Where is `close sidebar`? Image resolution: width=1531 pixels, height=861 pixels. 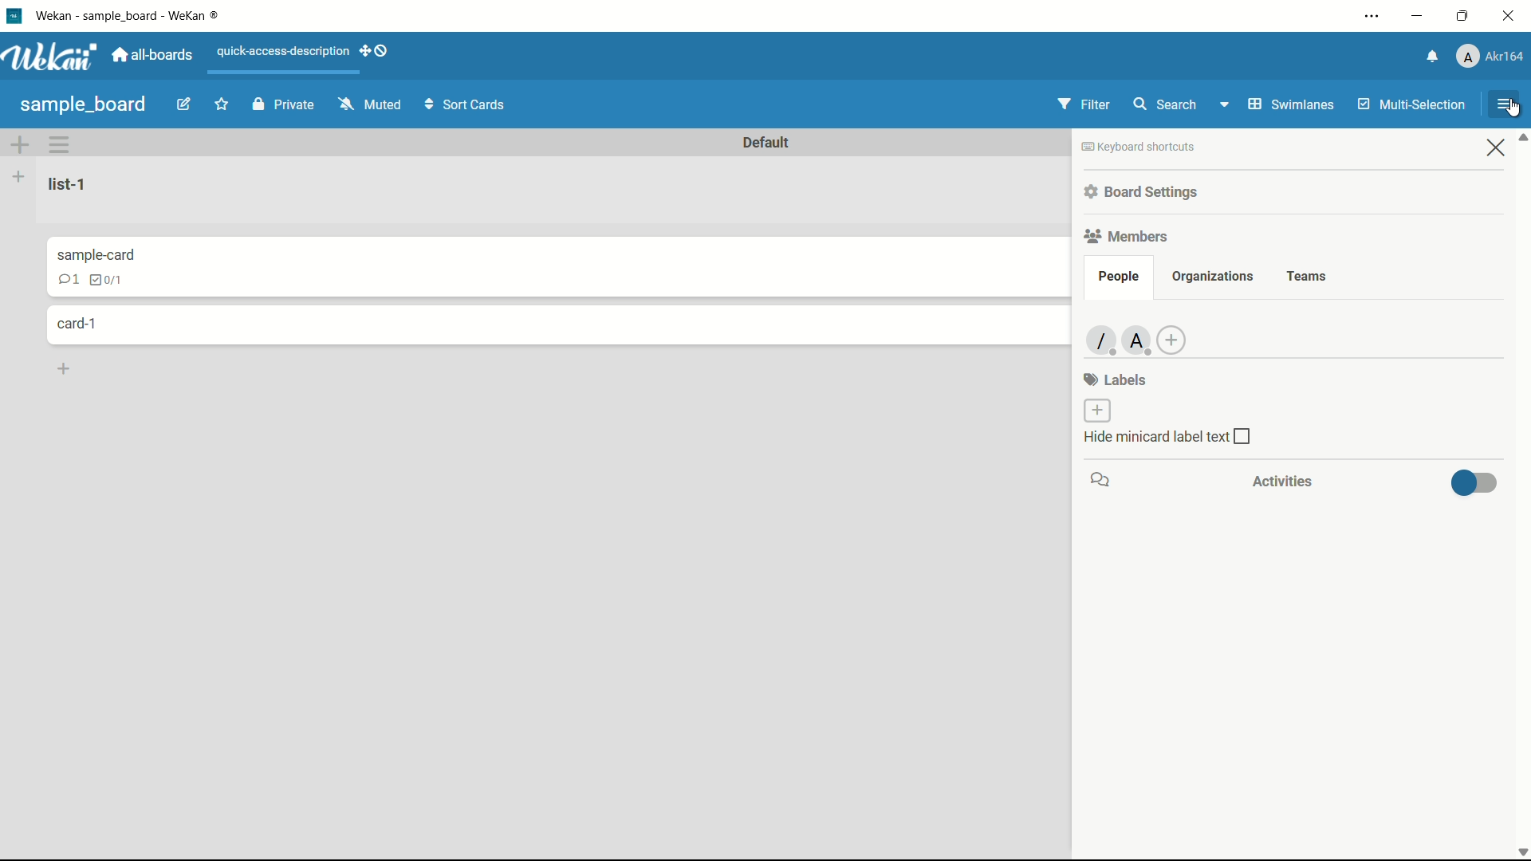 close sidebar is located at coordinates (1490, 149).